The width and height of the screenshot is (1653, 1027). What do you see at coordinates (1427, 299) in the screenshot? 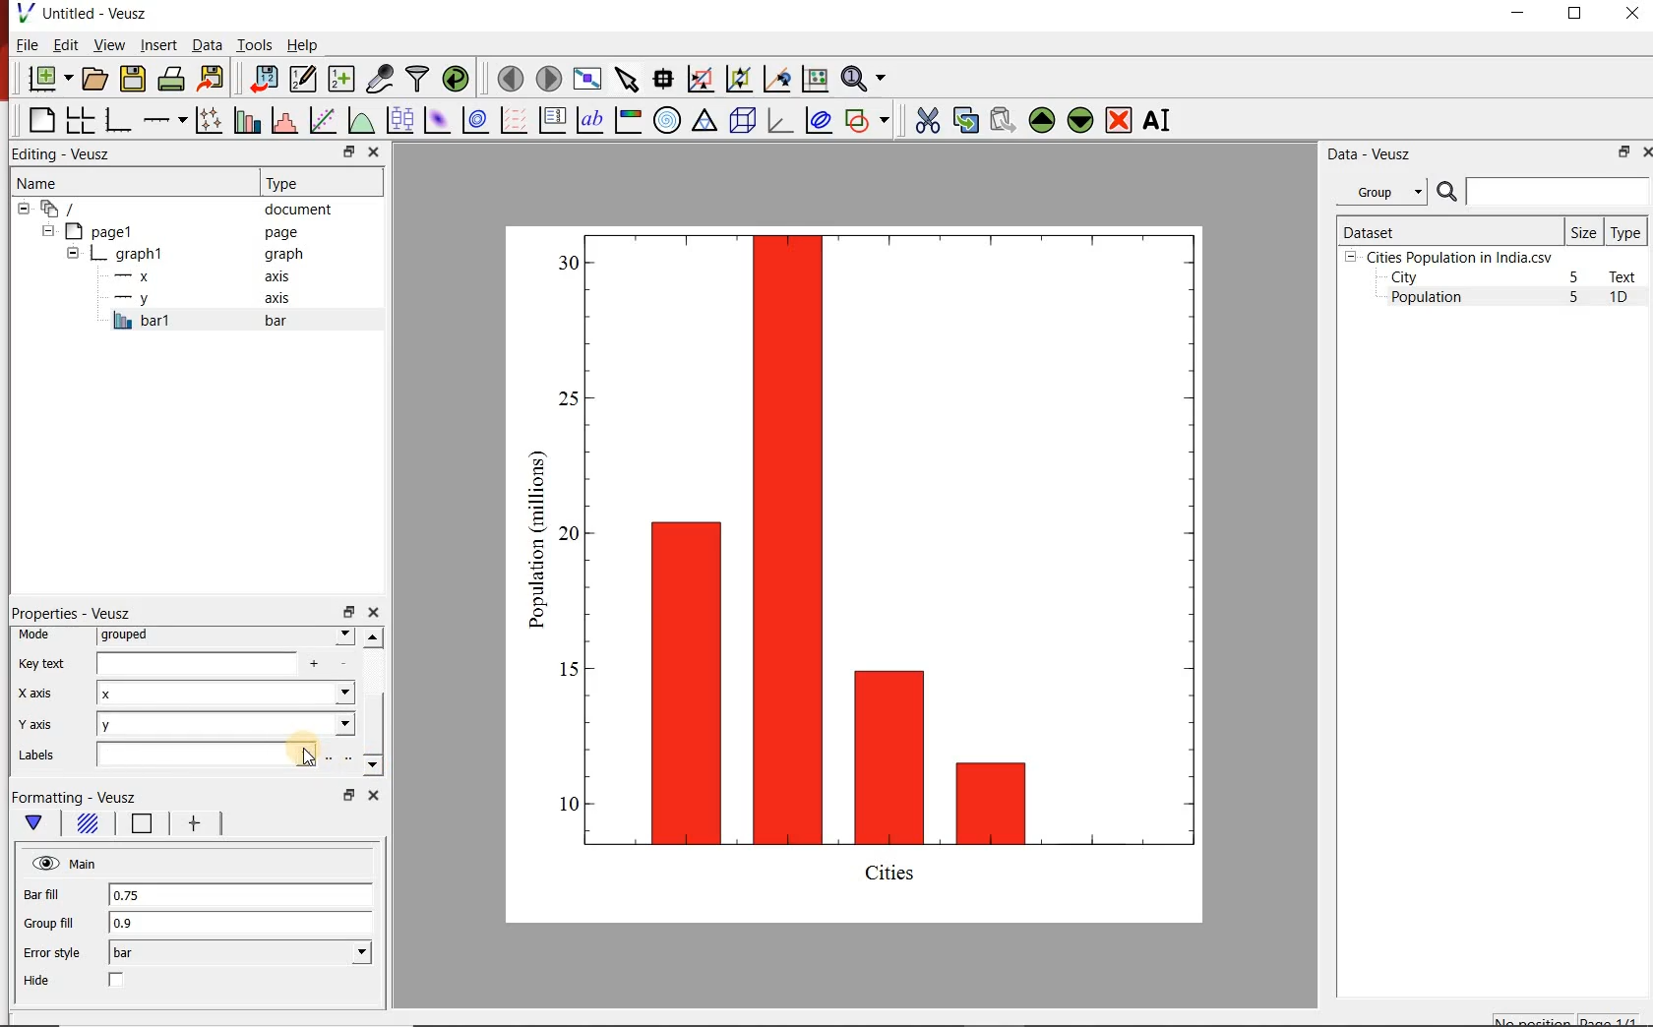
I see `Population` at bounding box center [1427, 299].